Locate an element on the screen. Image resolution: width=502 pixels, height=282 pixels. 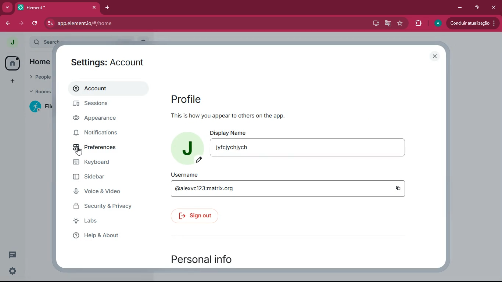
keyboard is located at coordinates (104, 162).